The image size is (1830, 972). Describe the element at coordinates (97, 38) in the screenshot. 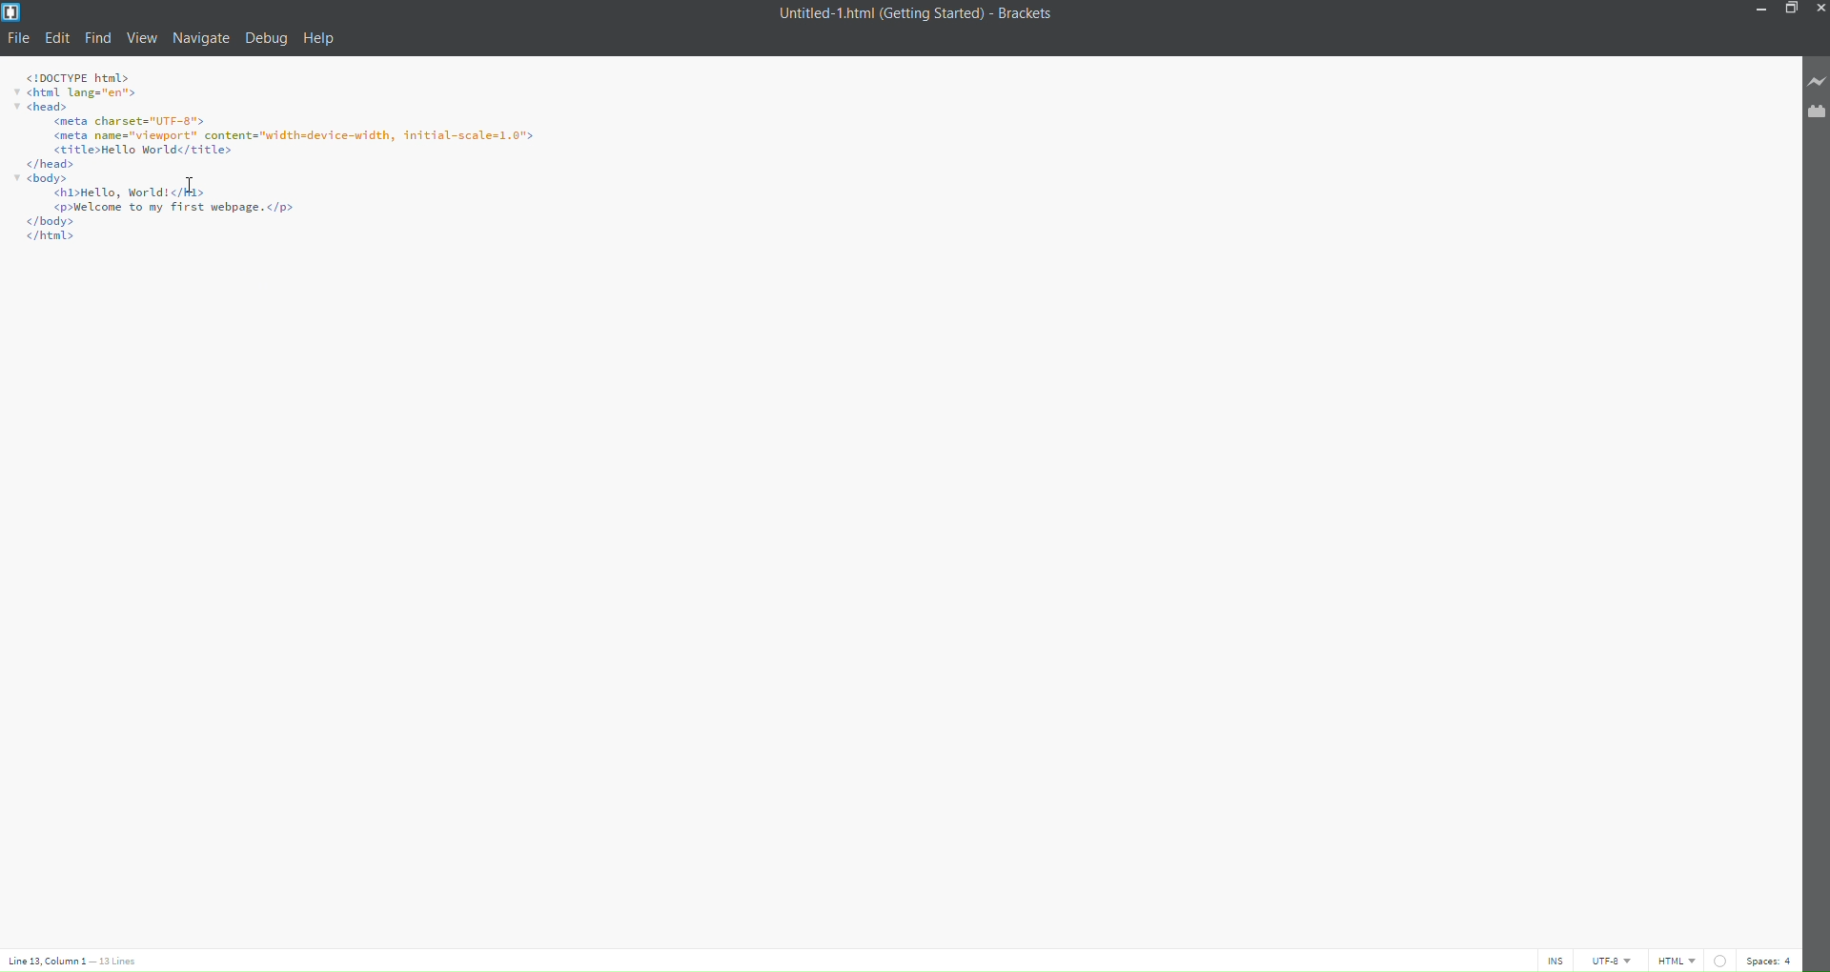

I see `find` at that location.